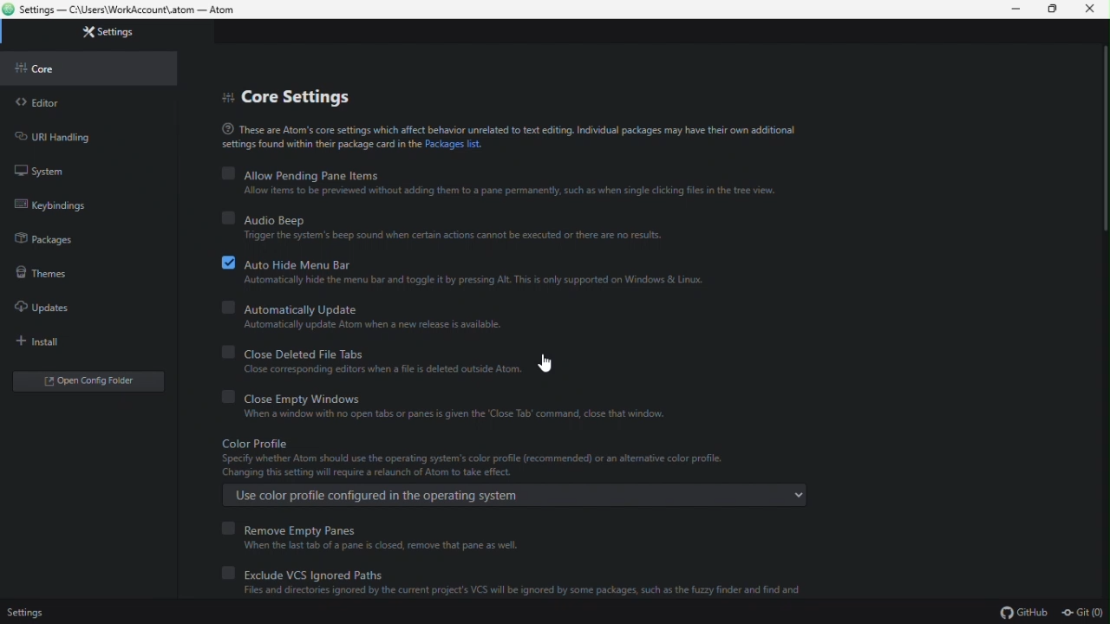 The image size is (1110, 624). I want to click on Settings - C:/Users/WorkAccount\atom - Atom, so click(125, 10).